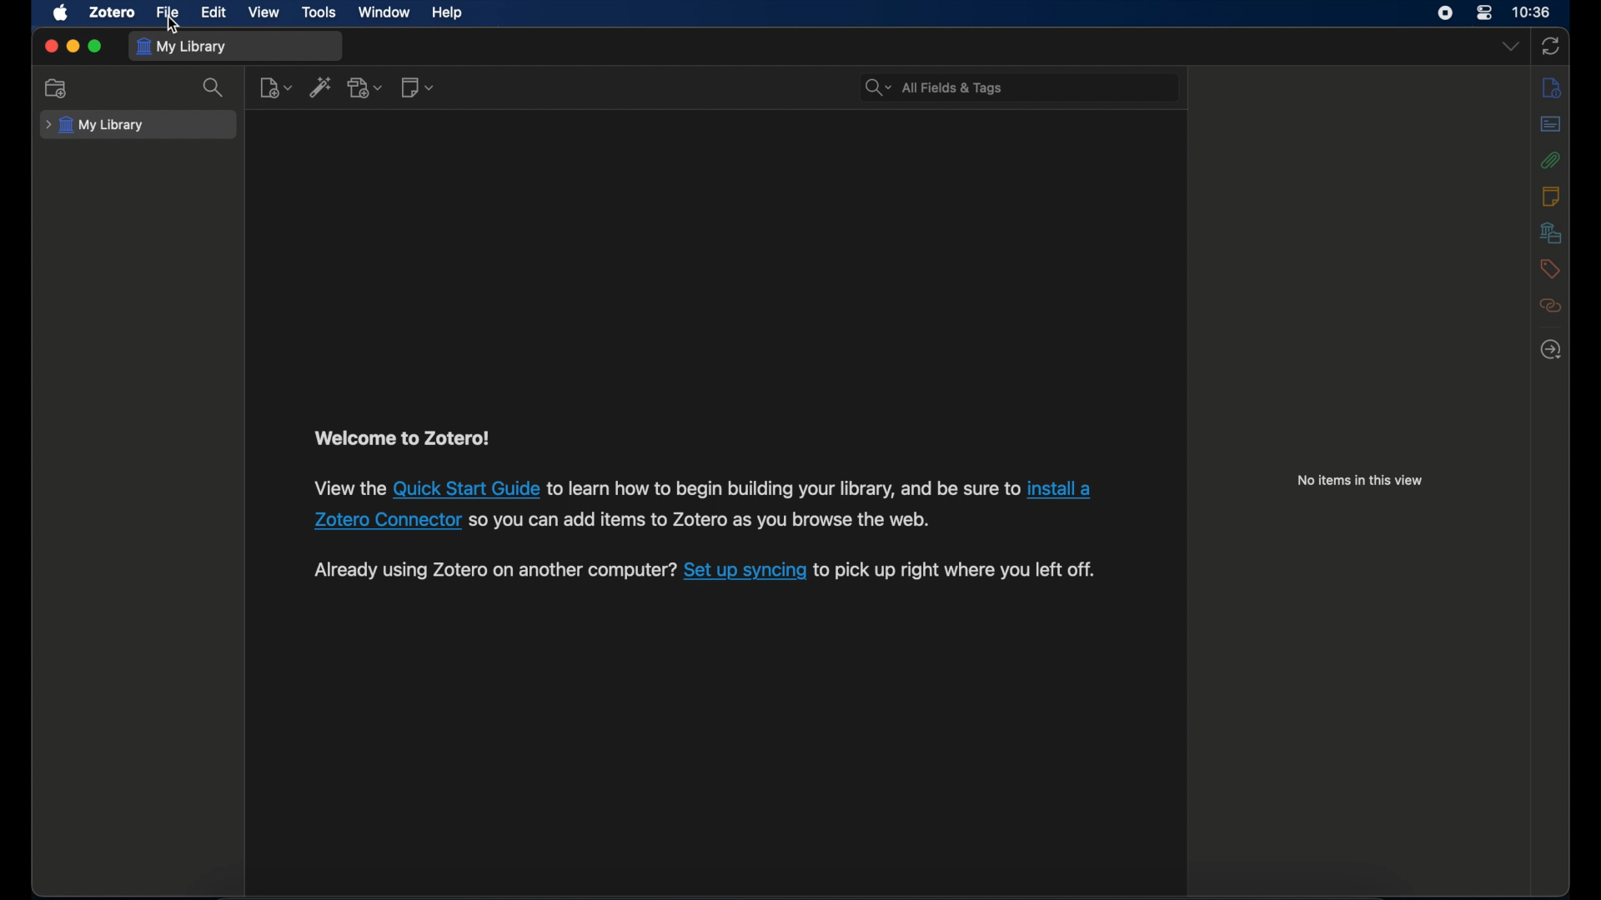  What do you see at coordinates (183, 47) in the screenshot?
I see `my library` at bounding box center [183, 47].